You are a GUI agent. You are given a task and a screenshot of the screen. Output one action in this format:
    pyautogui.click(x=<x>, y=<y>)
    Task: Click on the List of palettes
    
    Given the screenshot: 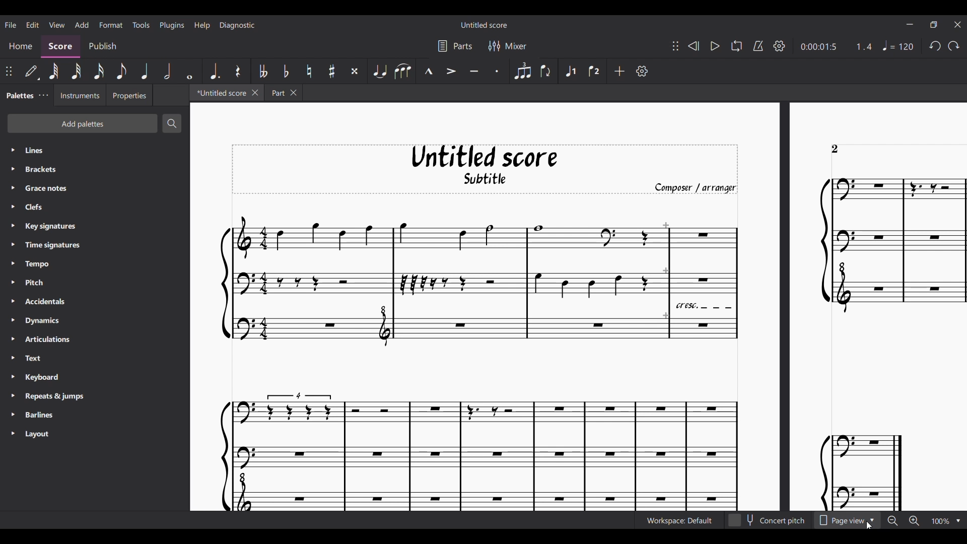 What is the action you would take?
    pyautogui.click(x=105, y=293)
    